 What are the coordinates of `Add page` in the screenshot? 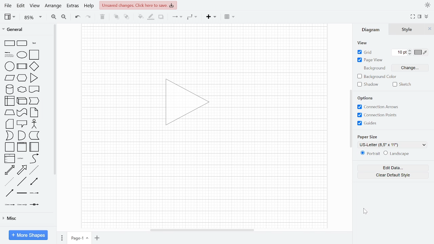 It's located at (97, 238).